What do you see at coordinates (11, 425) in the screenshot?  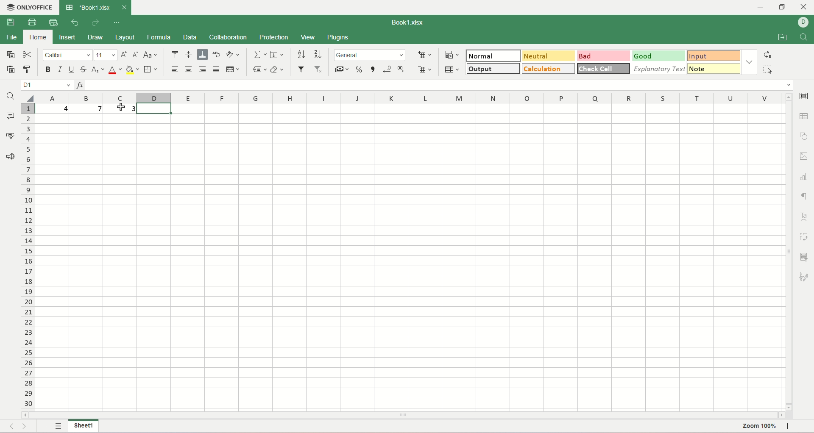 I see `previous` at bounding box center [11, 425].